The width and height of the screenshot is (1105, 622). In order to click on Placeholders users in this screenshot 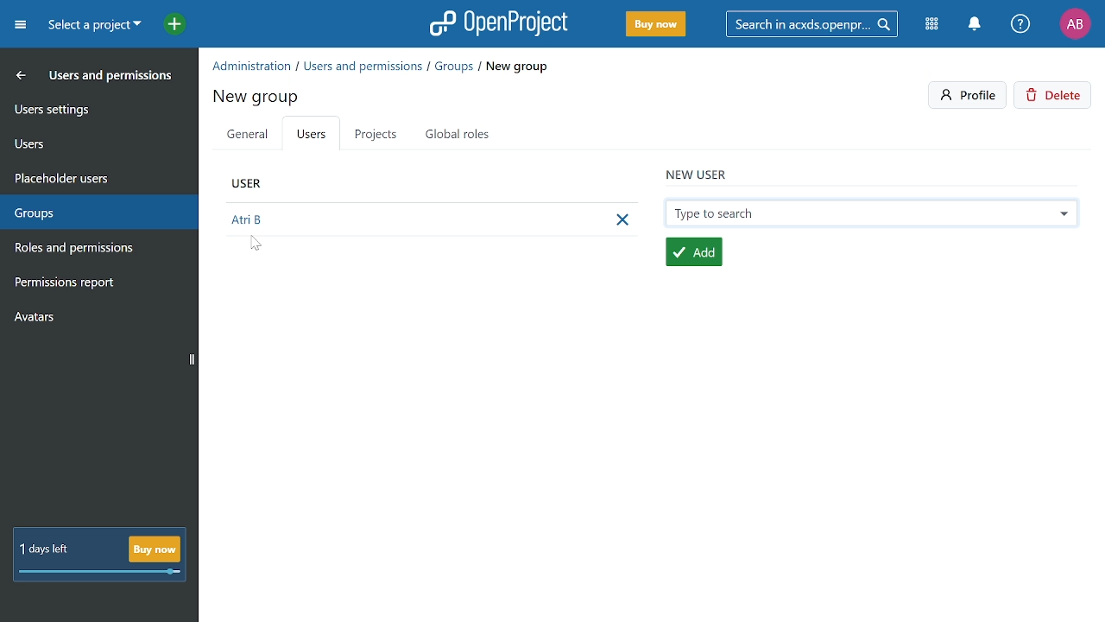, I will do `click(97, 176)`.